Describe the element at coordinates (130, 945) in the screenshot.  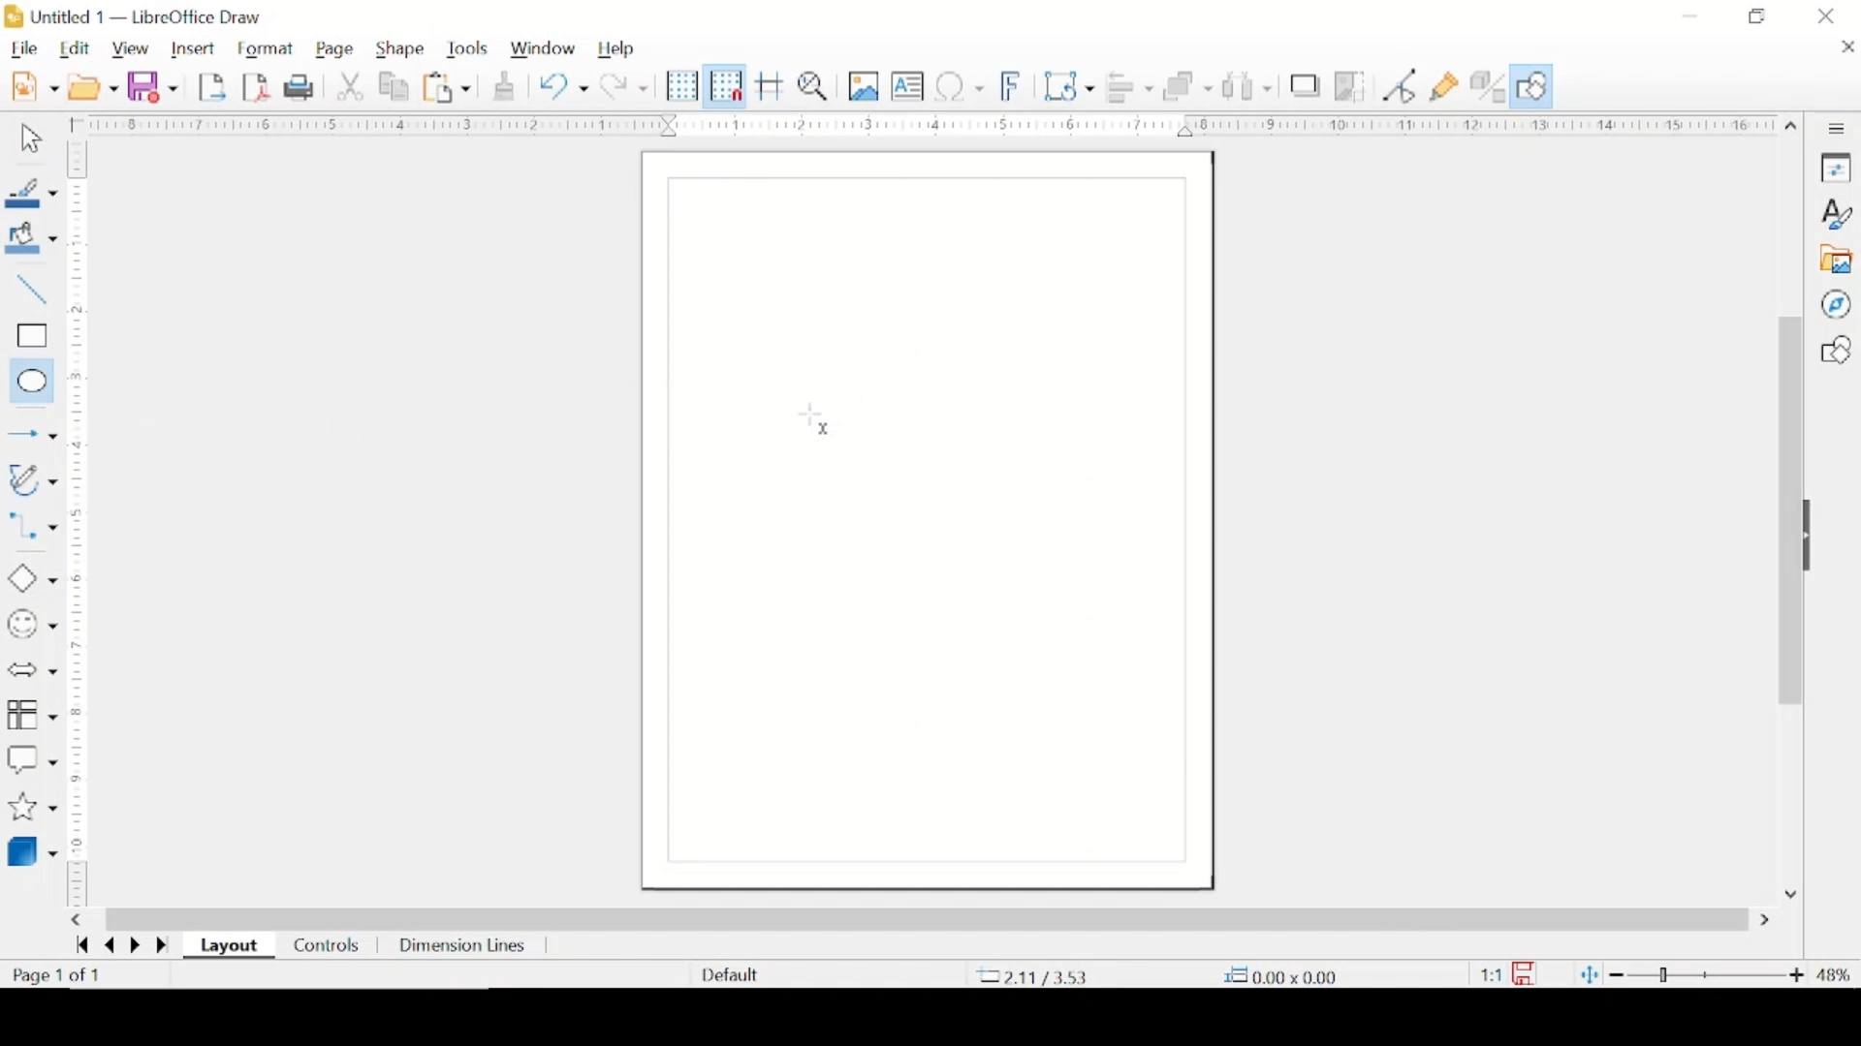
I see `go next` at that location.